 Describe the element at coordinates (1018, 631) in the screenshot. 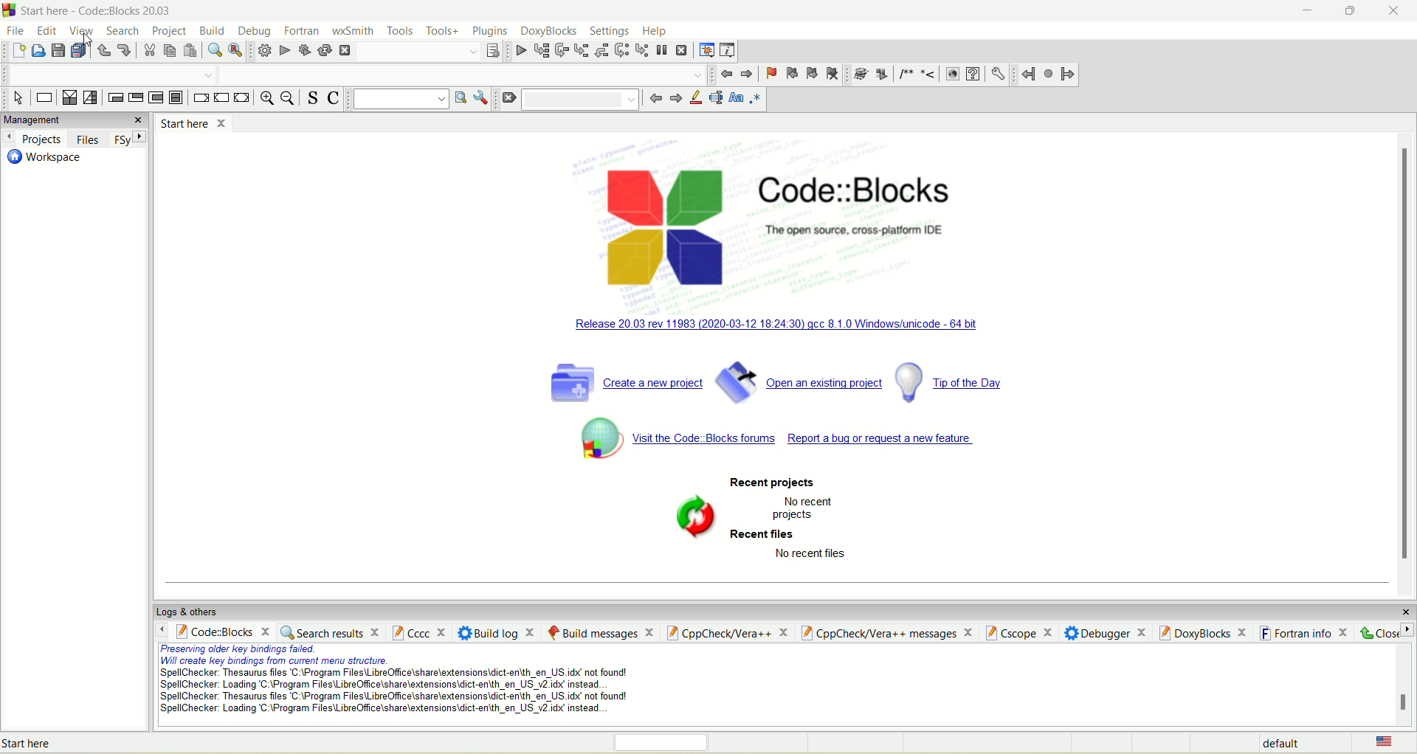

I see `Cscope` at that location.